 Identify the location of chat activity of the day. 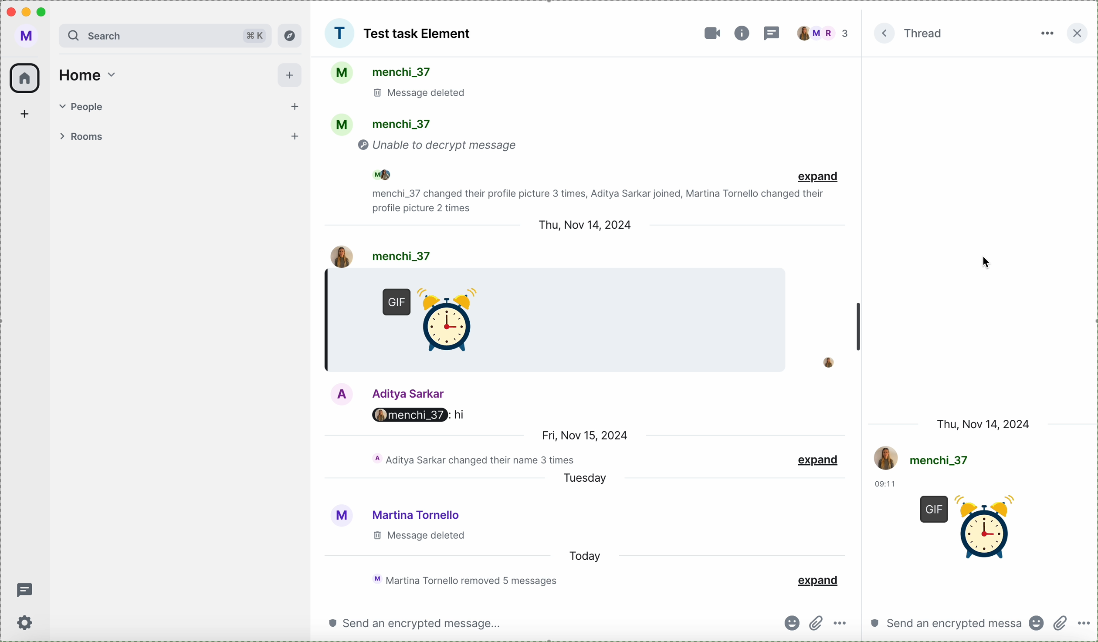
(462, 580).